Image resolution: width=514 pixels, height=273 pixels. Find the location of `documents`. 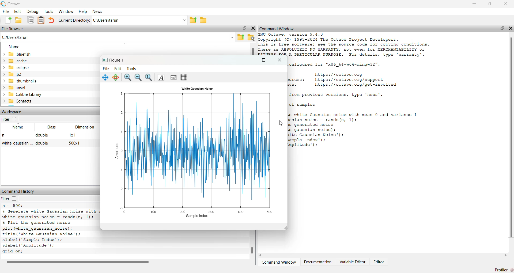

documents is located at coordinates (30, 21).